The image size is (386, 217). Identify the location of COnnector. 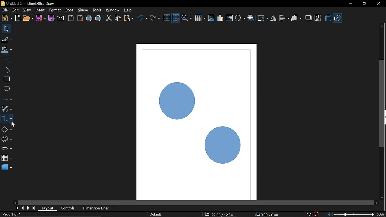
(6, 118).